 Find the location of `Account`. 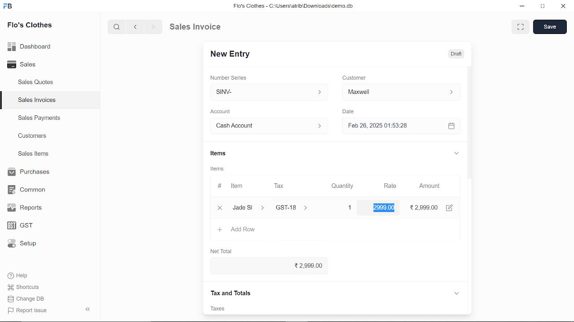

Account is located at coordinates (223, 112).